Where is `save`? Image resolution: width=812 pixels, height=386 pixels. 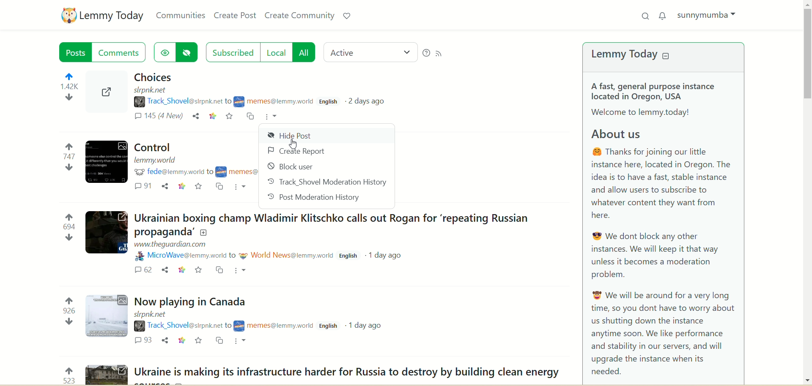
save is located at coordinates (230, 117).